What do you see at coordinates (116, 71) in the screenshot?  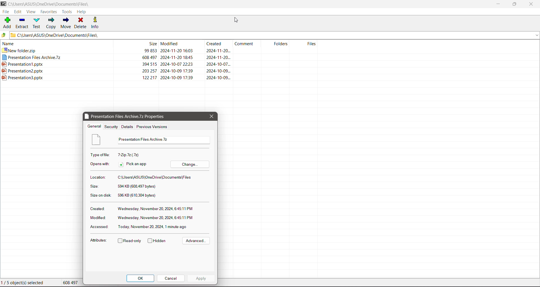 I see ` Presentation2.pptx 203 257 2024-10-09 17:39 2024-10-09.` at bounding box center [116, 71].